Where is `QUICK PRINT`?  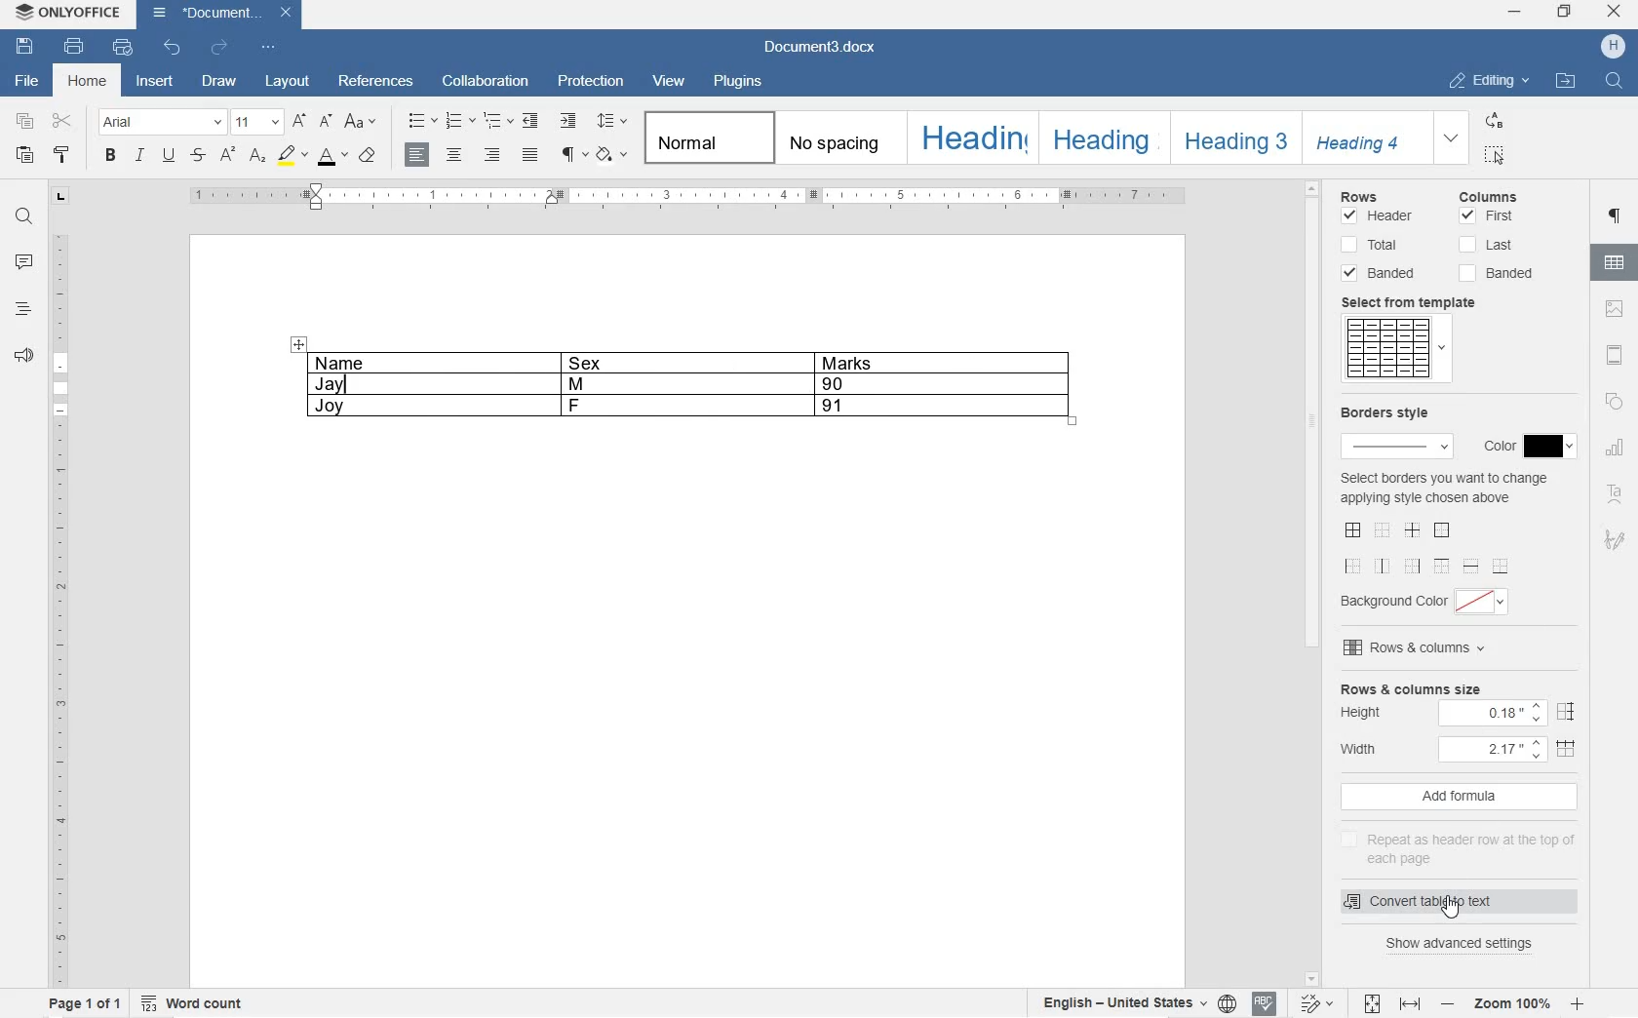 QUICK PRINT is located at coordinates (123, 47).